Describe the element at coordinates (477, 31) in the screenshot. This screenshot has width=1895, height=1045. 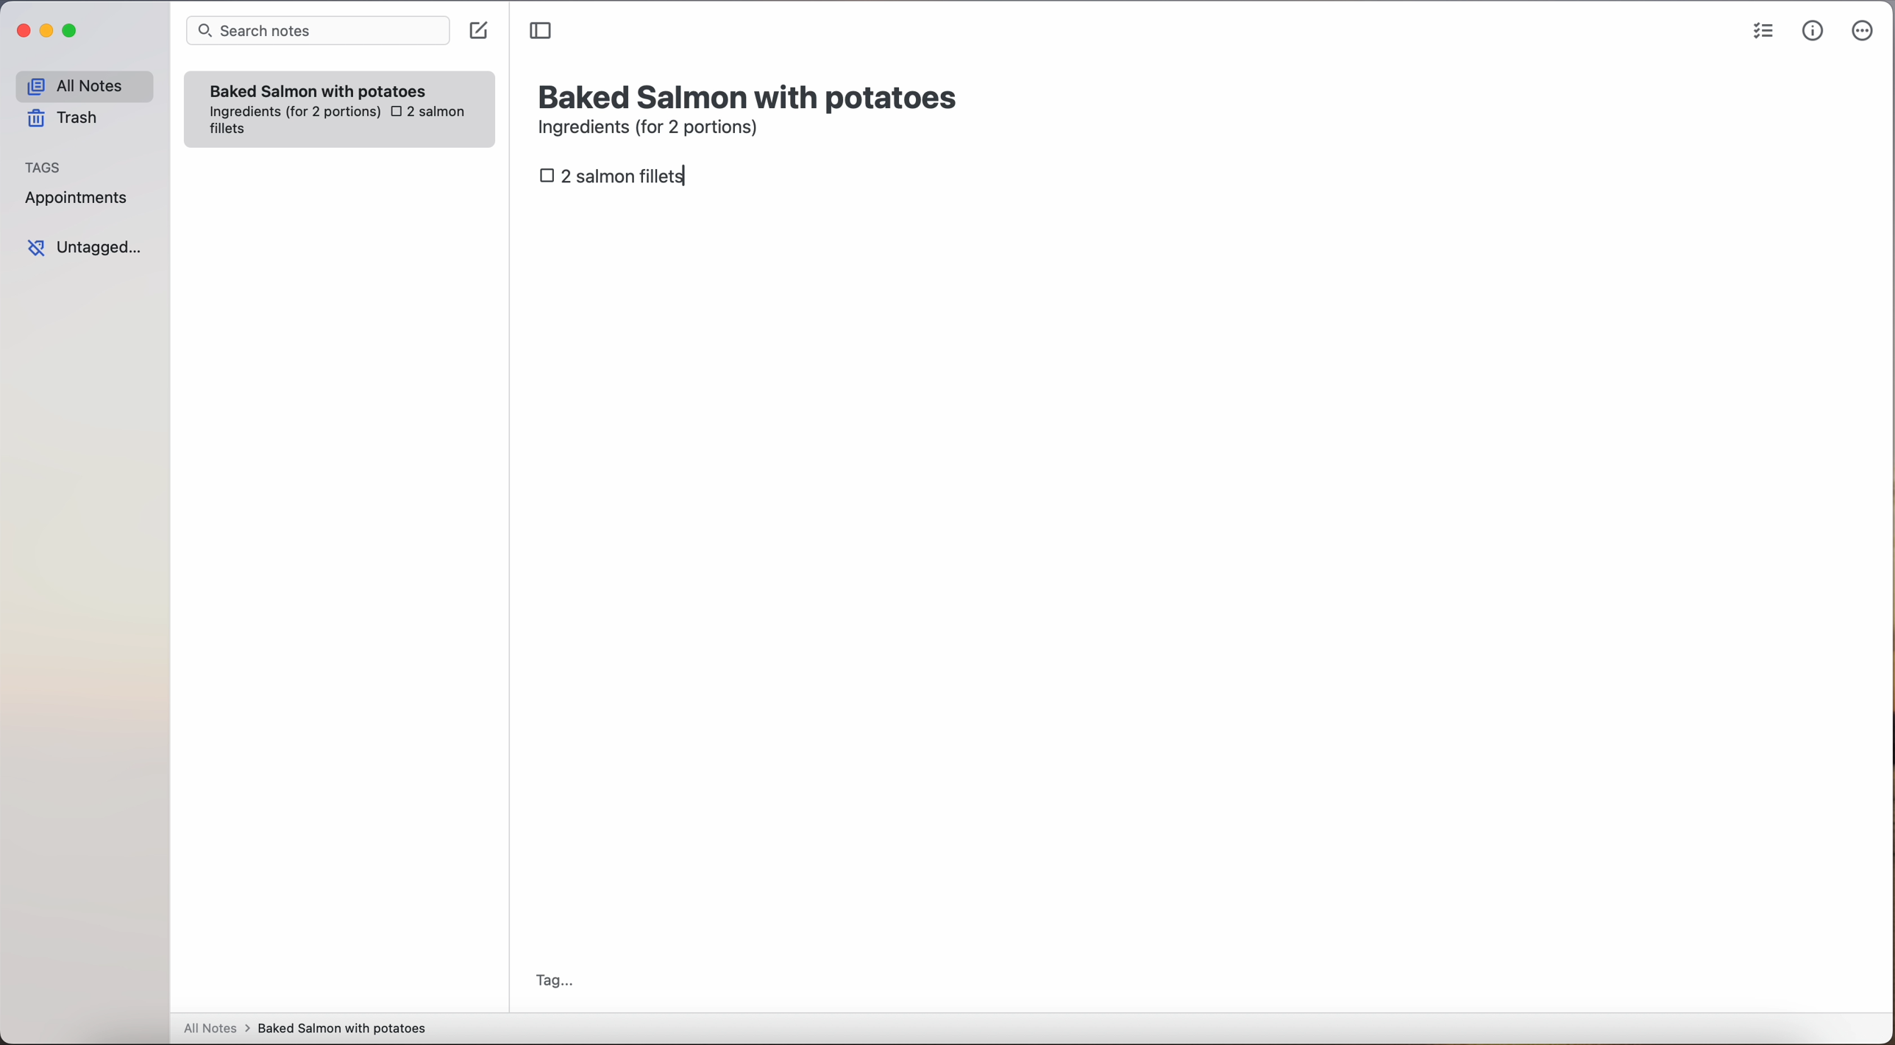
I see `create note` at that location.